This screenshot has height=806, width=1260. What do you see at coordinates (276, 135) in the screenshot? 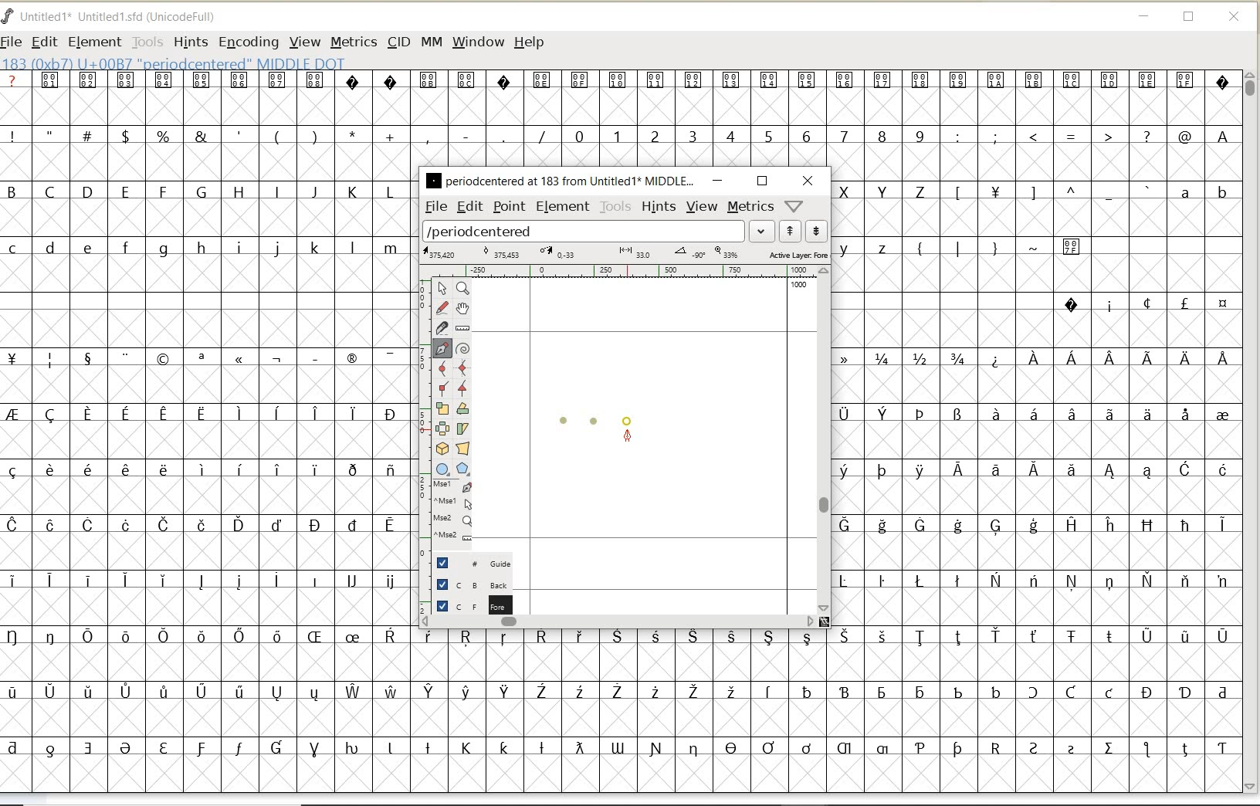
I see `special characters` at bounding box center [276, 135].